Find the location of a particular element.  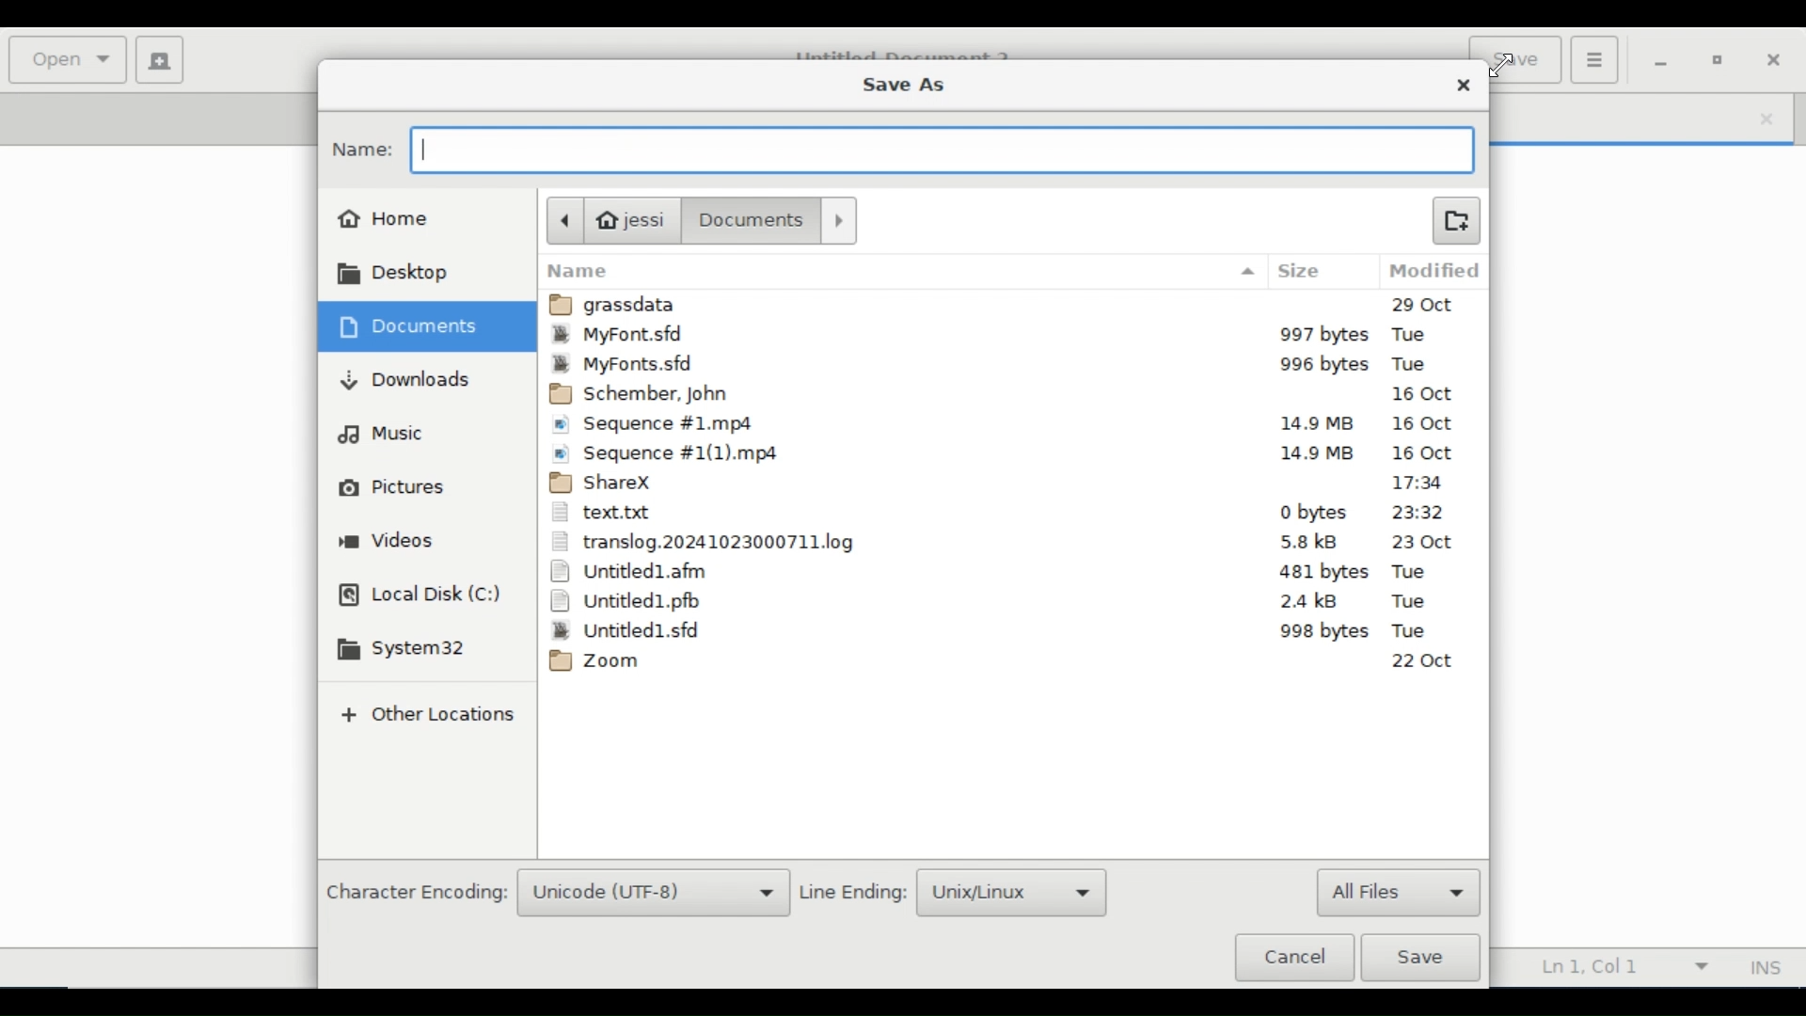

grassdata 29Oct is located at coordinates (1013, 305).